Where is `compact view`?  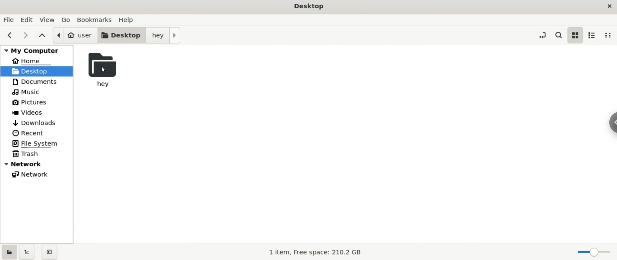 compact view is located at coordinates (608, 34).